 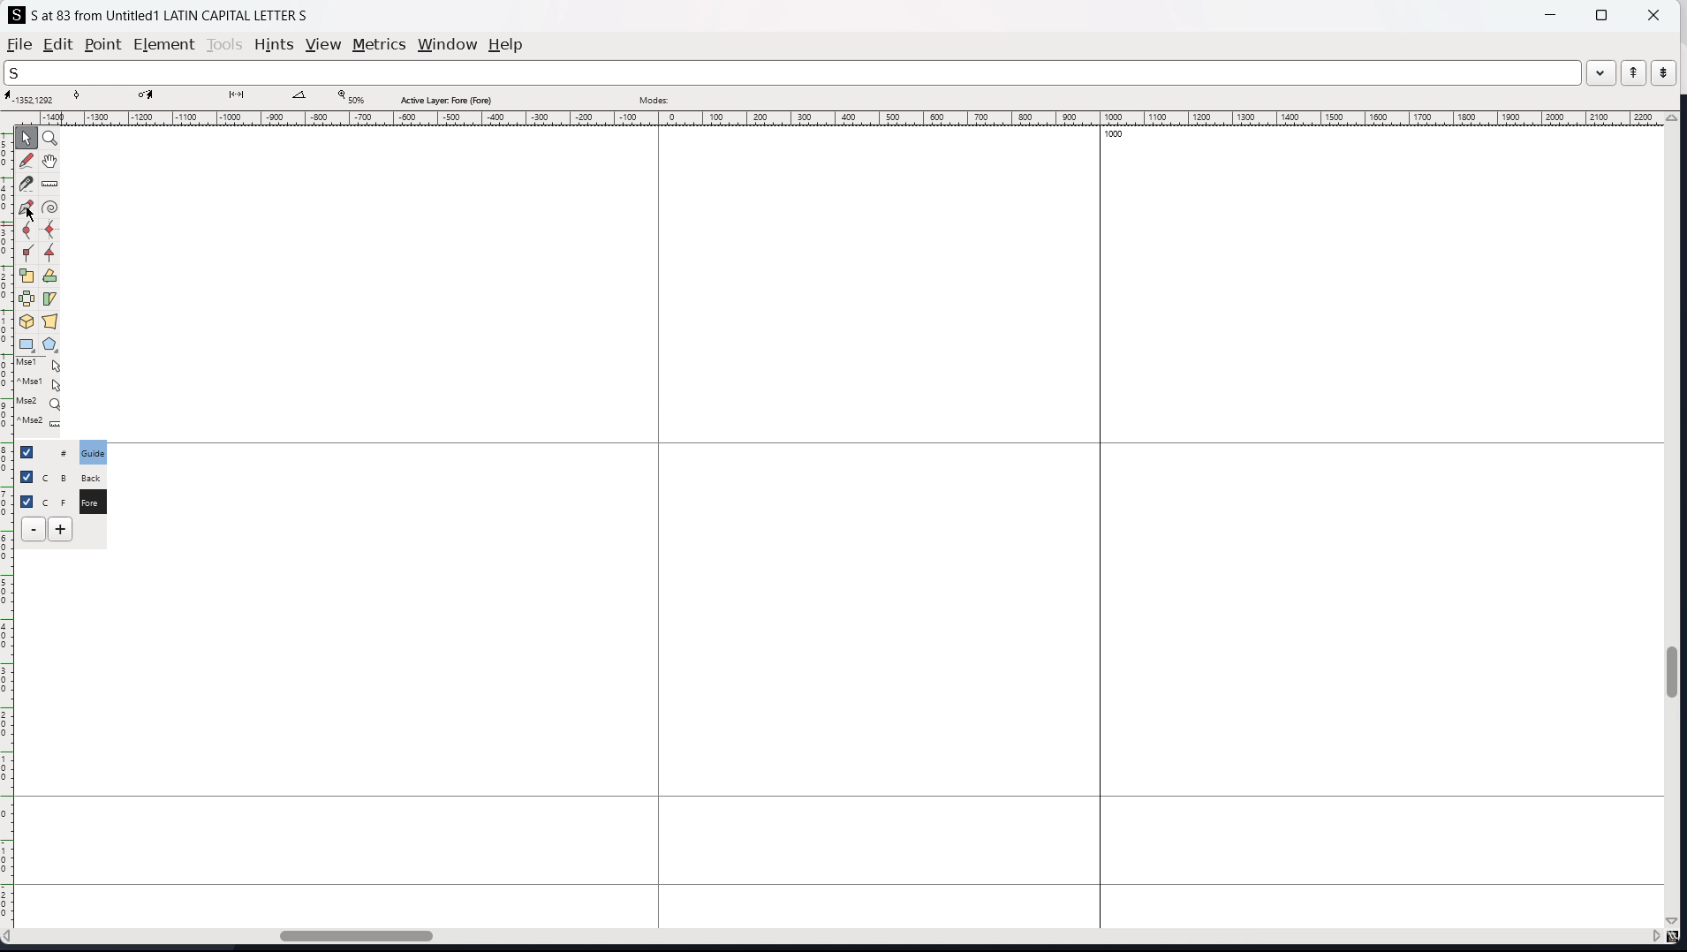 What do you see at coordinates (29, 98) in the screenshot?
I see `cursor coordinate` at bounding box center [29, 98].